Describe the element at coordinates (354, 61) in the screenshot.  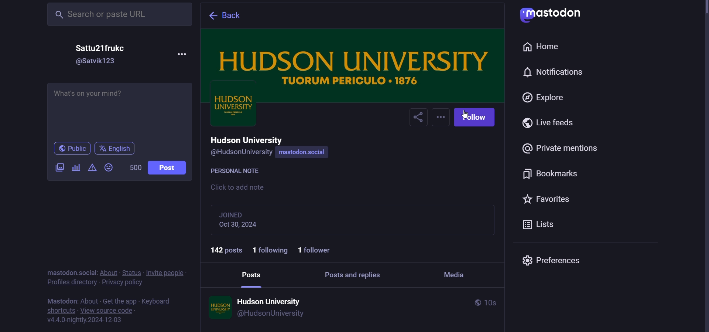
I see `cover picture` at that location.